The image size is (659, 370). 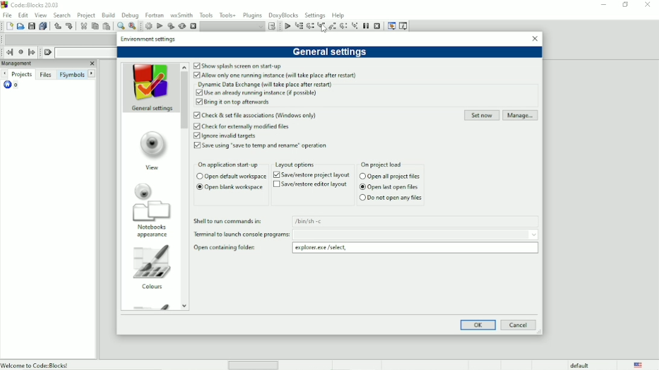 What do you see at coordinates (206, 15) in the screenshot?
I see `Tools` at bounding box center [206, 15].